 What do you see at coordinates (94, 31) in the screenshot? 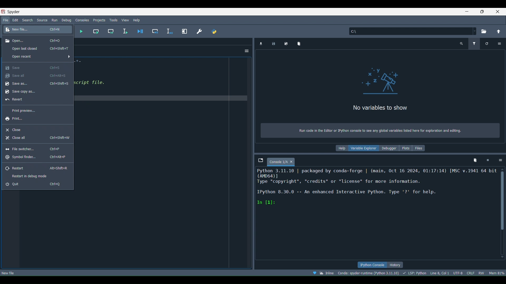
I see `Run current cell ( Ctrl + Return)` at bounding box center [94, 31].